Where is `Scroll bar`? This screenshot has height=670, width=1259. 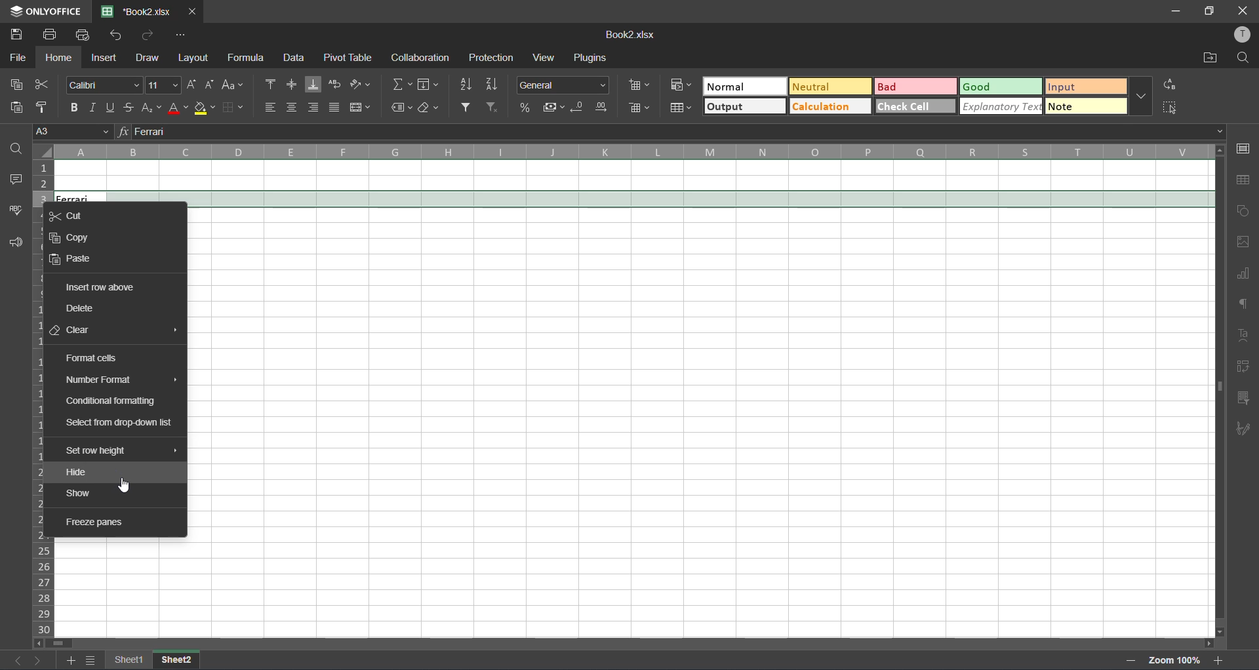
Scroll bar is located at coordinates (635, 642).